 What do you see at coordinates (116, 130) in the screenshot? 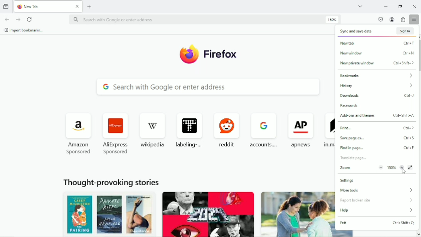
I see `AliExpress` at bounding box center [116, 130].